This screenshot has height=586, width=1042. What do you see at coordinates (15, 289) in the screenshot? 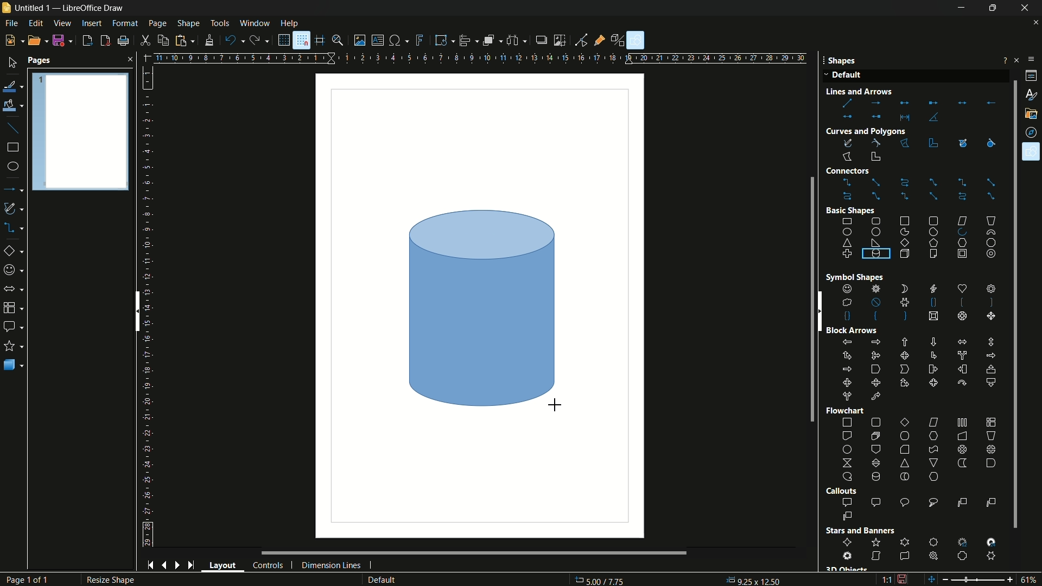
I see `block arrows` at bounding box center [15, 289].